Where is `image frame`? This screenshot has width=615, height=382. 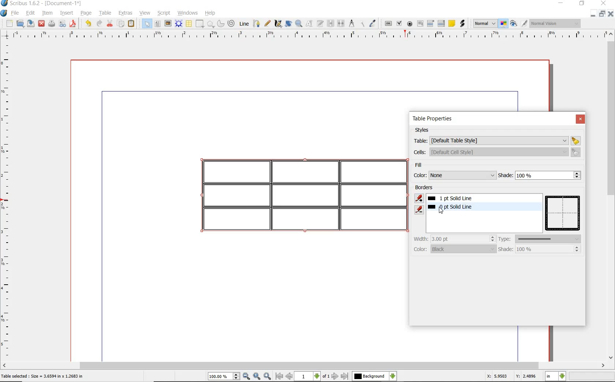
image frame is located at coordinates (168, 24).